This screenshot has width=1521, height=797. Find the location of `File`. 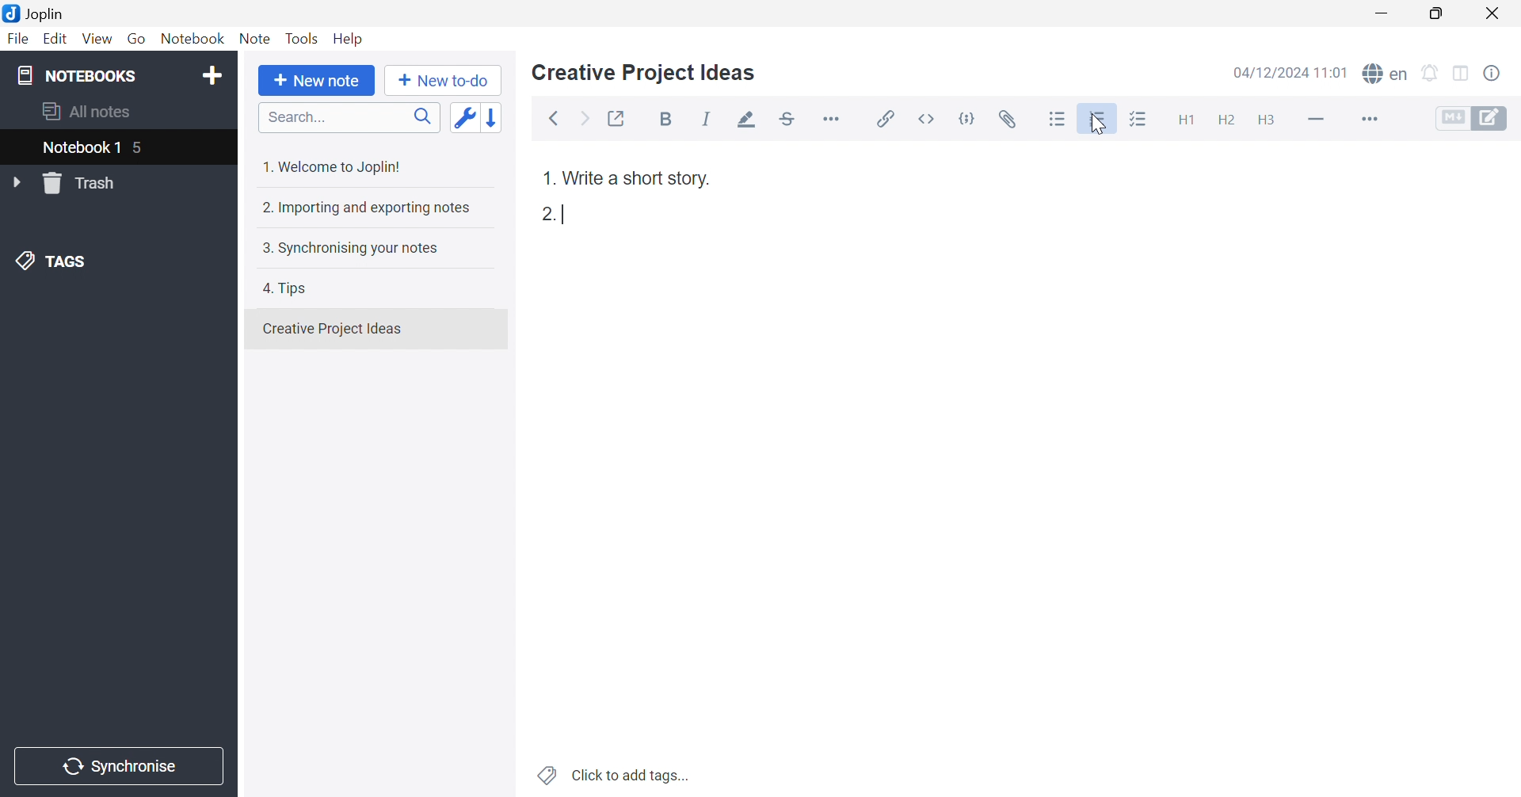

File is located at coordinates (17, 41).